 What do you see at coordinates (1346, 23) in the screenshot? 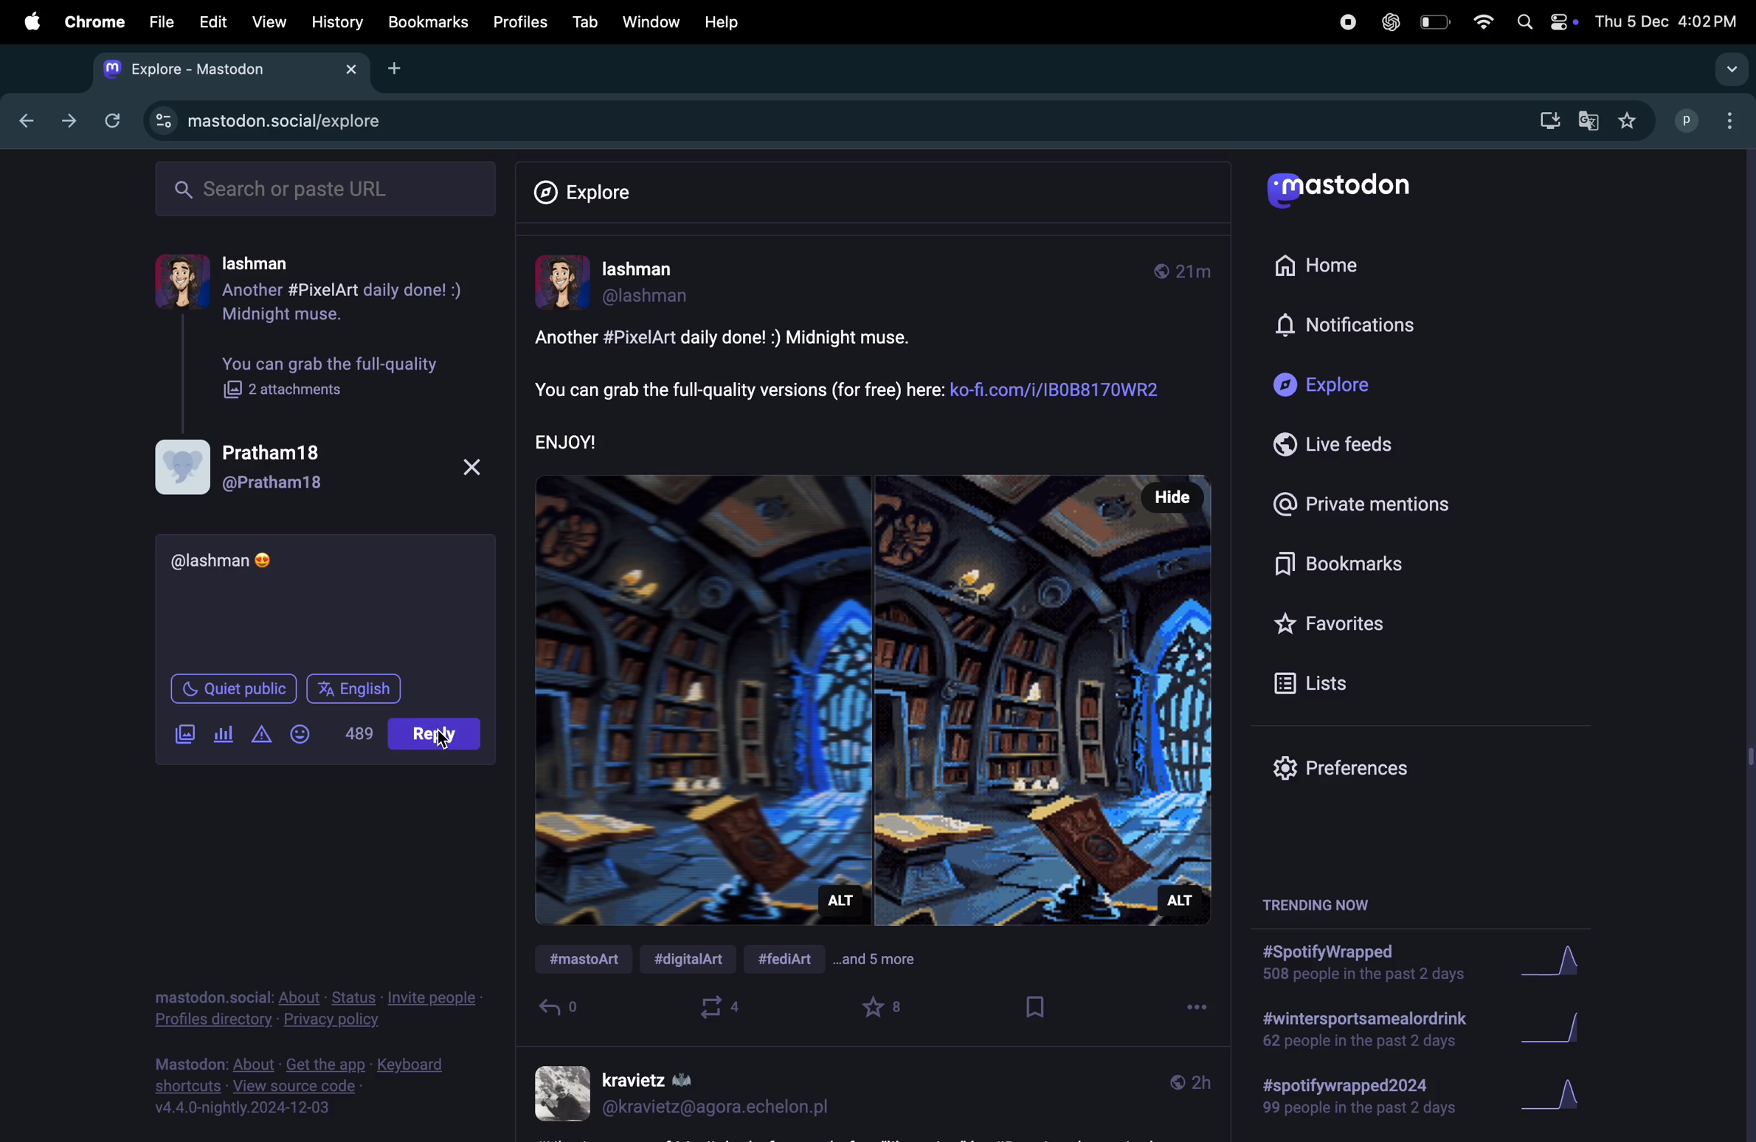
I see `record` at bounding box center [1346, 23].